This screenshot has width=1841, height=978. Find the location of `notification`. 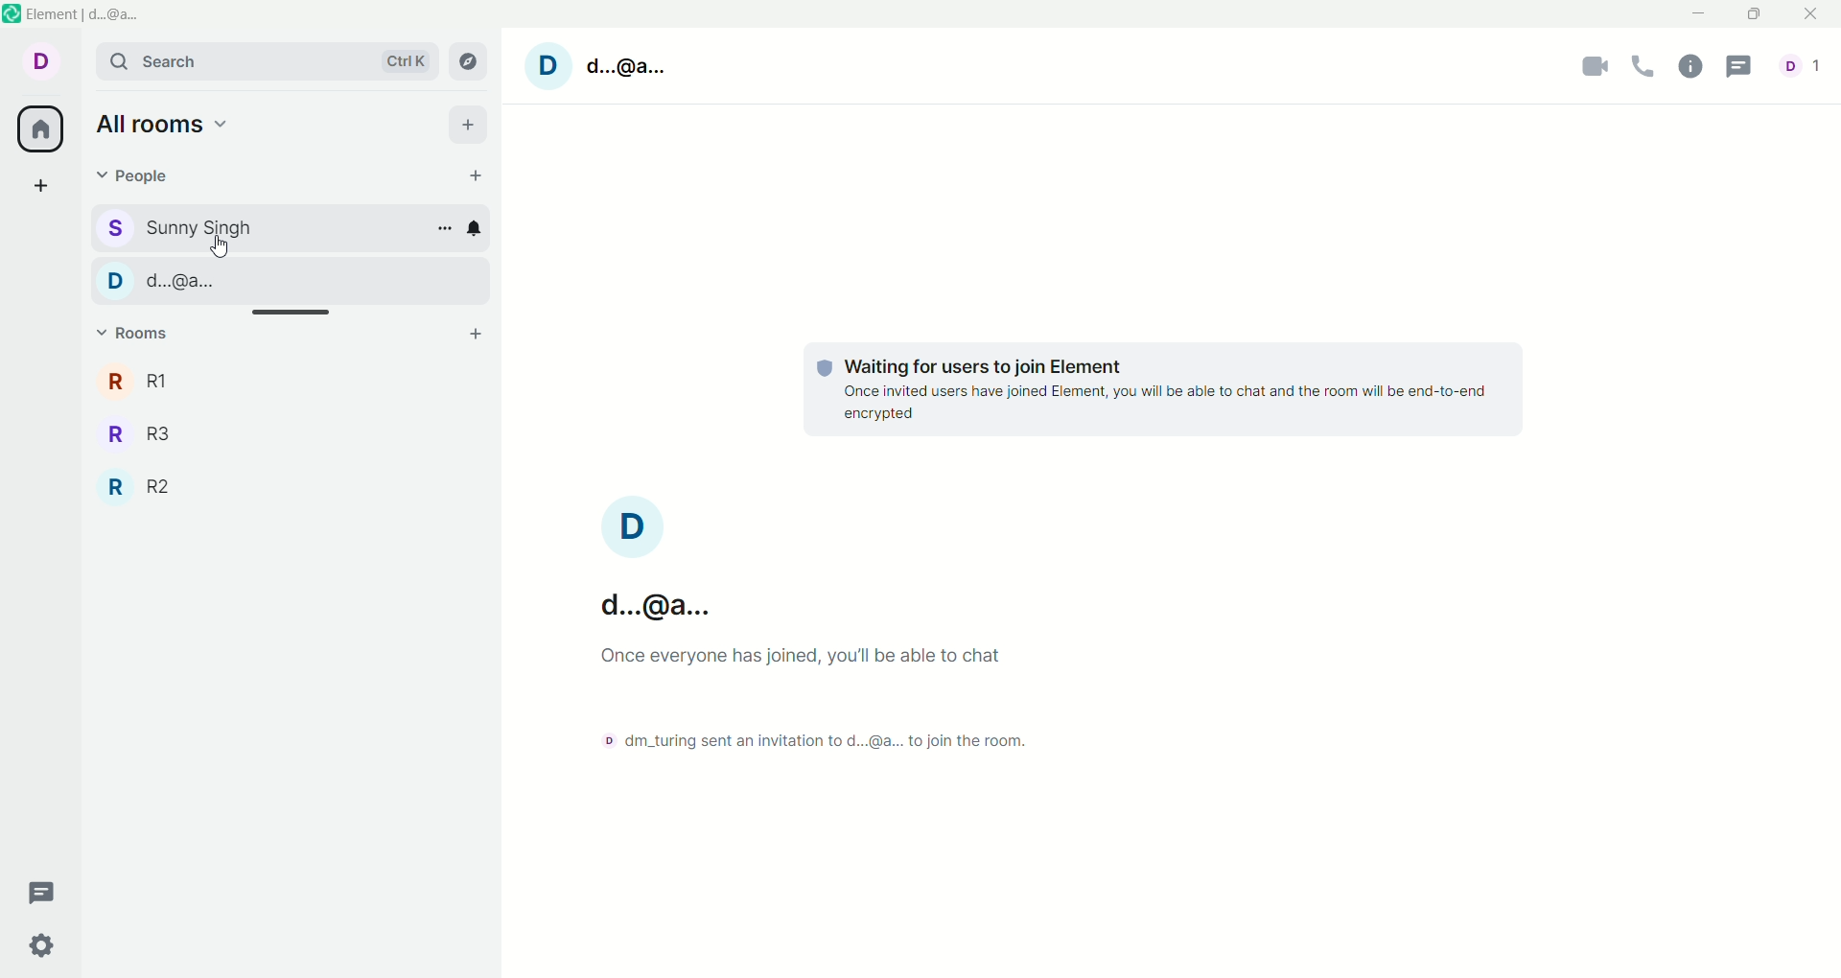

notification is located at coordinates (478, 227).